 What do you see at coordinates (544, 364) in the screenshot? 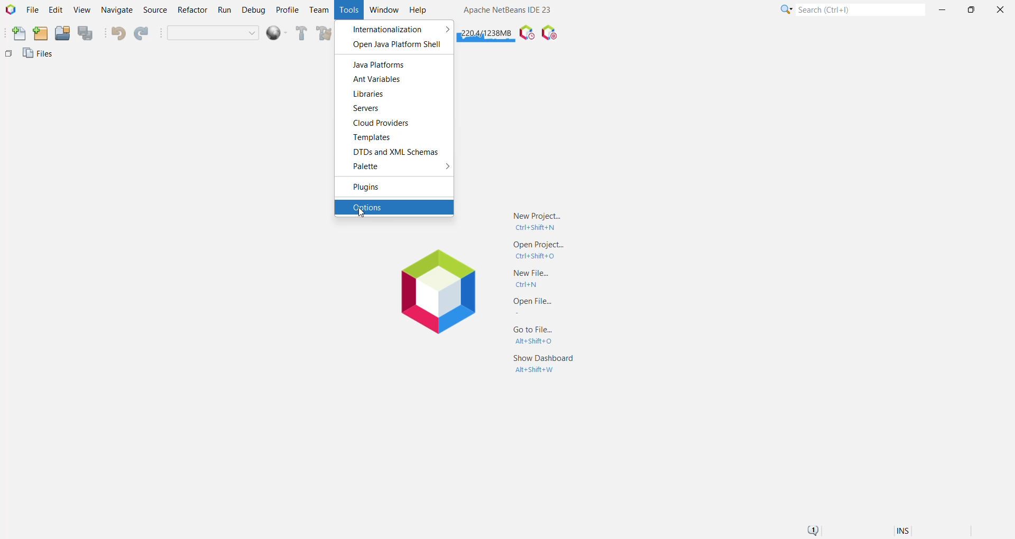
I see `Show Dashboard` at bounding box center [544, 364].